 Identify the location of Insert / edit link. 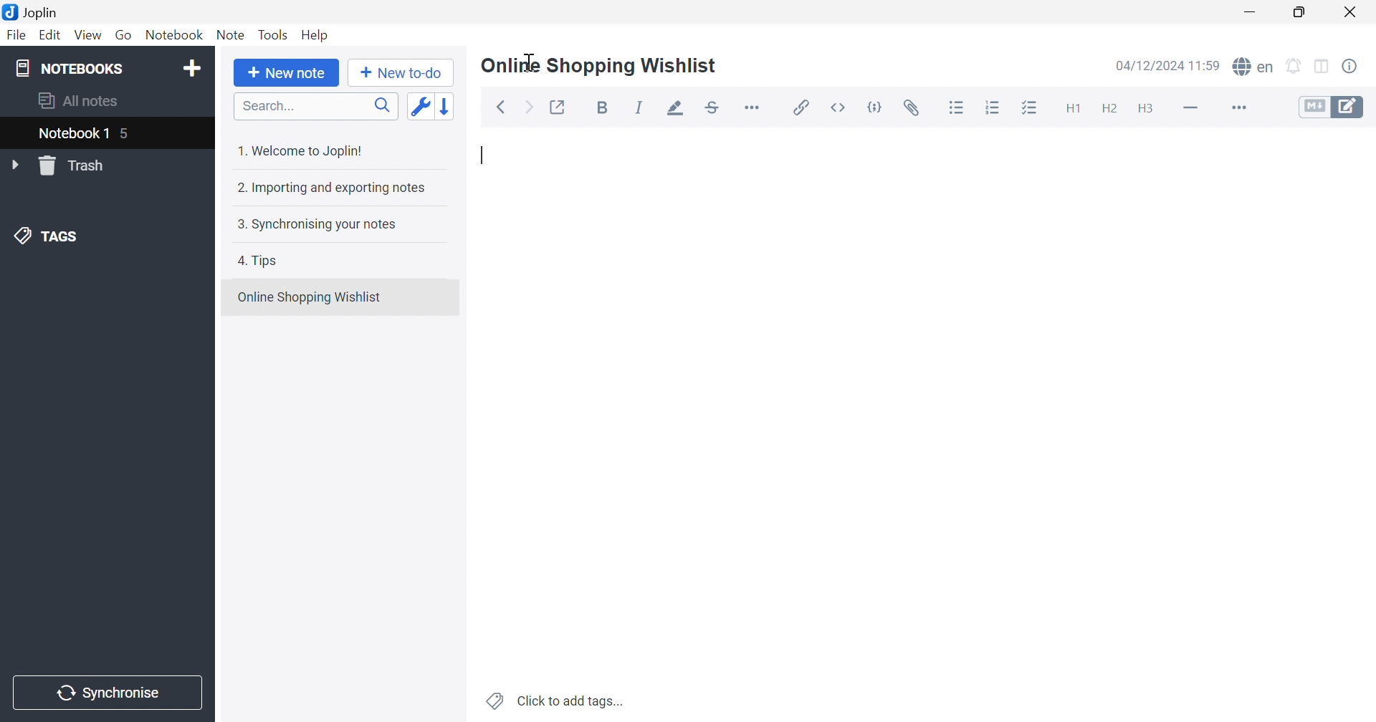
(802, 106).